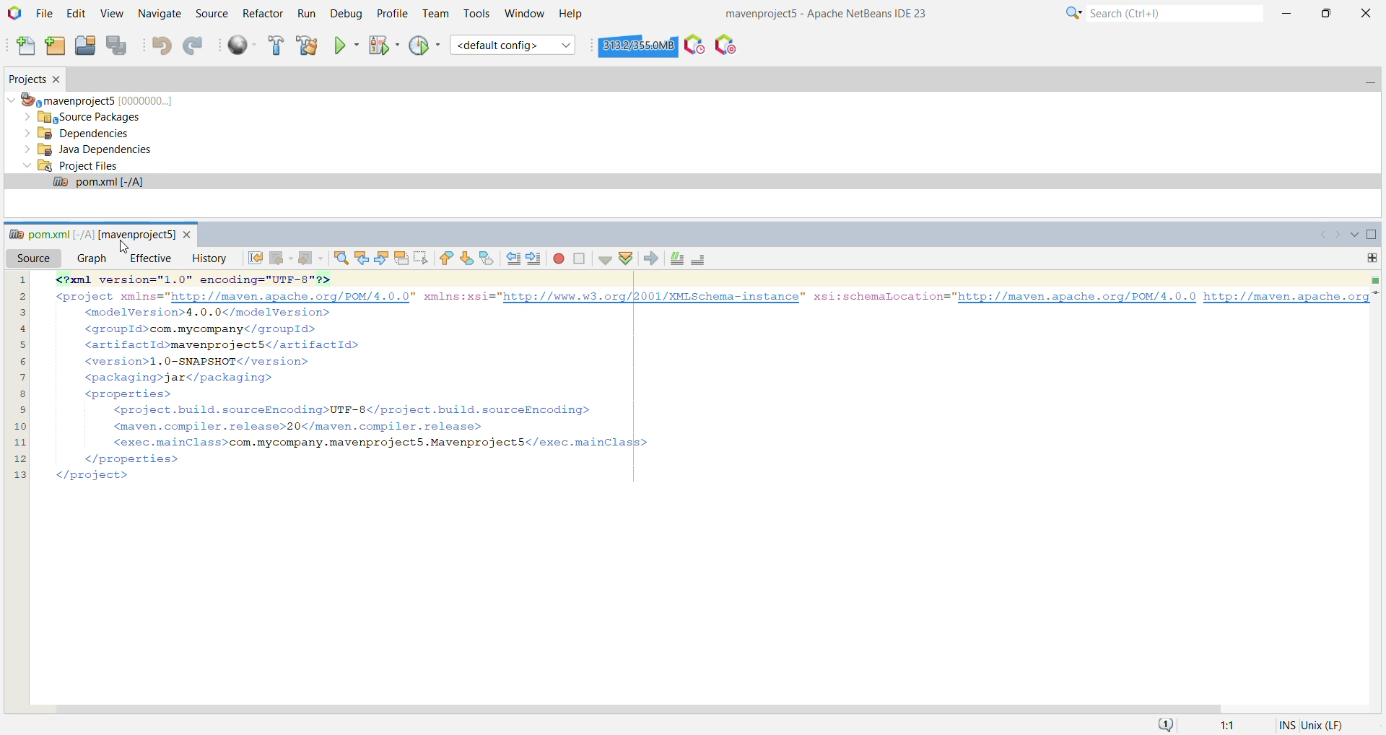 The width and height of the screenshot is (1386, 735). Describe the element at coordinates (401, 258) in the screenshot. I see `Toggle Highlight Search` at that location.